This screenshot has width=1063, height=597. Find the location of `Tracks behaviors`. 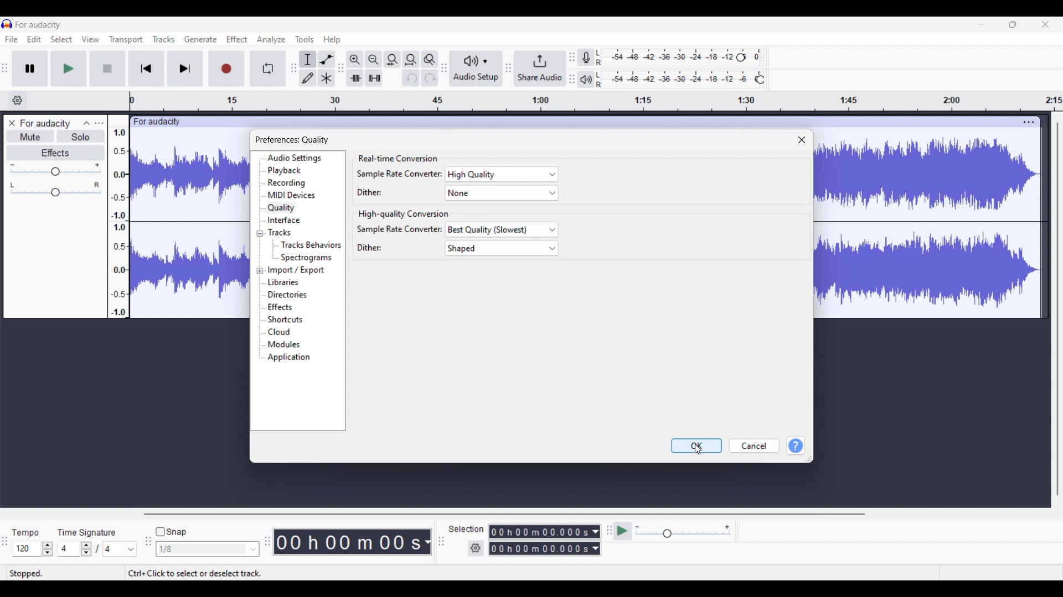

Tracks behaviors is located at coordinates (311, 245).